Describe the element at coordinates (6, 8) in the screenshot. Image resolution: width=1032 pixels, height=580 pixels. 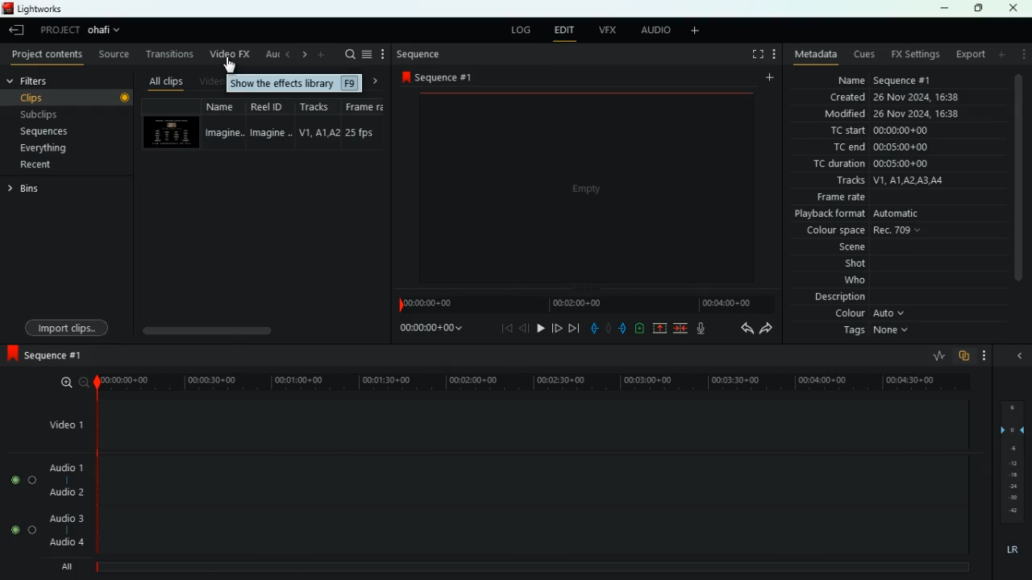
I see `lightworks logo` at that location.